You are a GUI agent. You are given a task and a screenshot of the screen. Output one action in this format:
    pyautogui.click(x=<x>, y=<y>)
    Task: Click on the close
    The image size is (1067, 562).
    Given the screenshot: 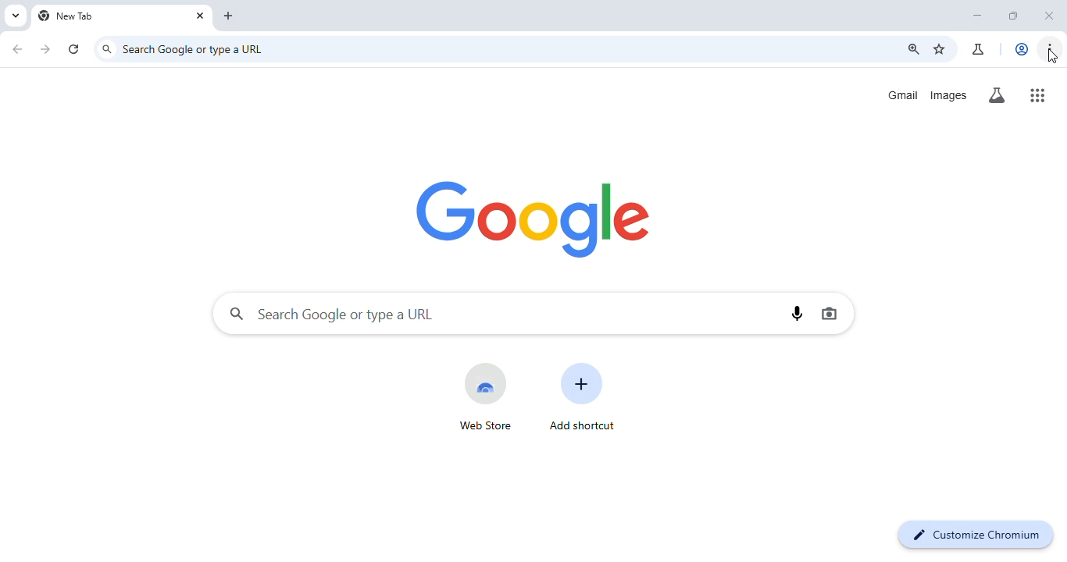 What is the action you would take?
    pyautogui.click(x=1049, y=16)
    